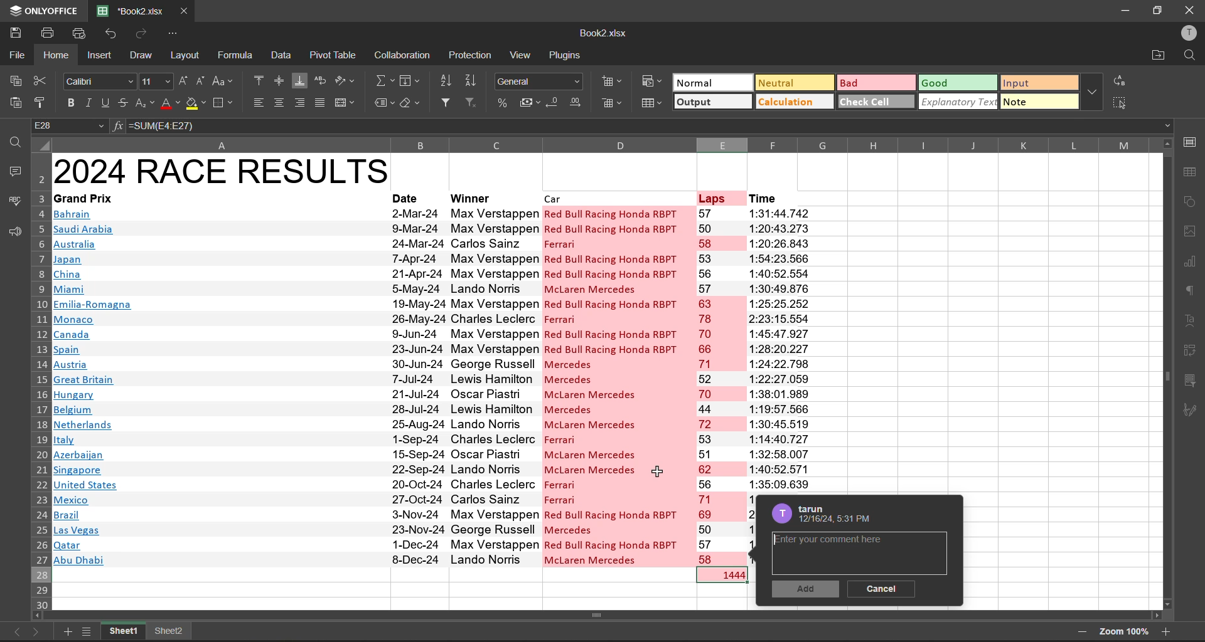  What do you see at coordinates (144, 57) in the screenshot?
I see `draw` at bounding box center [144, 57].